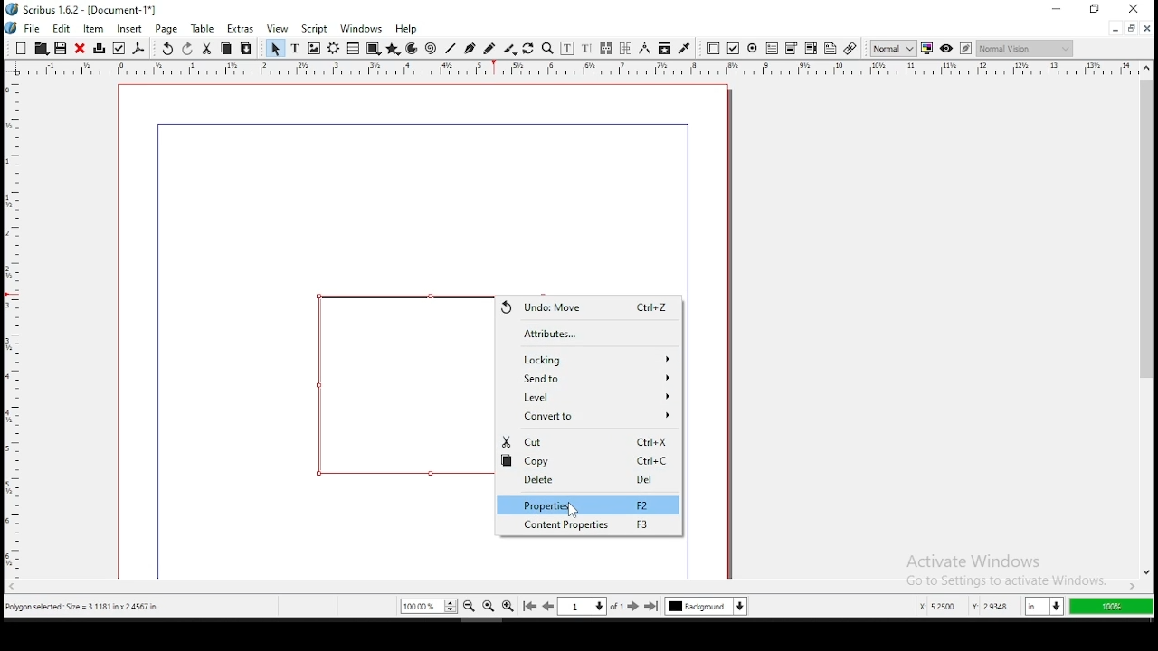  What do you see at coordinates (731, 335) in the screenshot?
I see `scrollbar` at bounding box center [731, 335].